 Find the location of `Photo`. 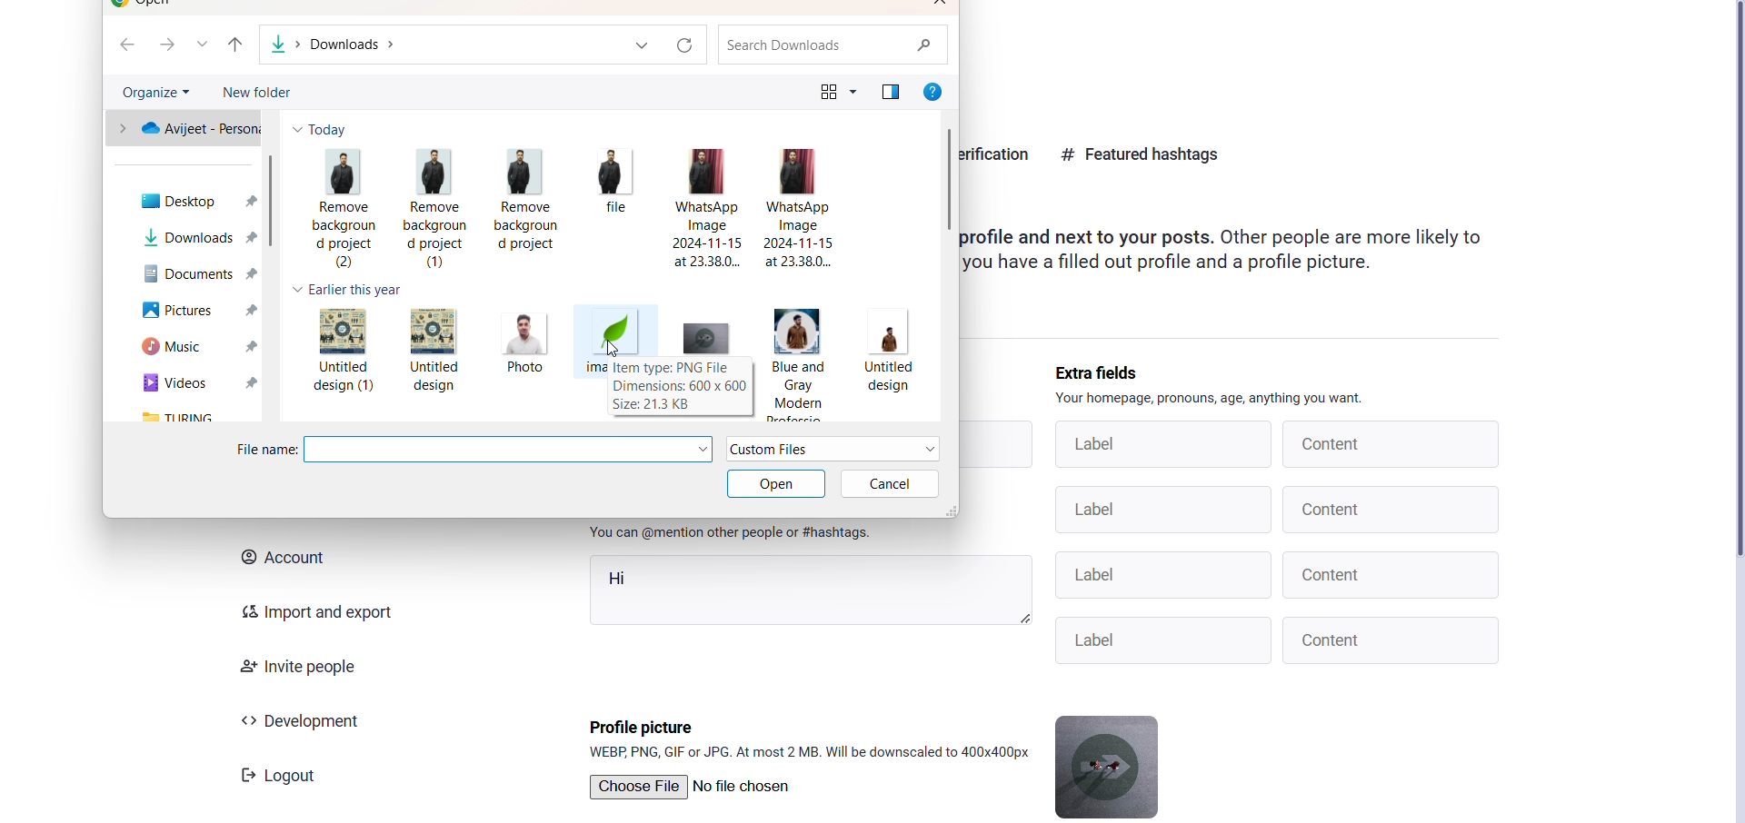

Photo is located at coordinates (522, 346).